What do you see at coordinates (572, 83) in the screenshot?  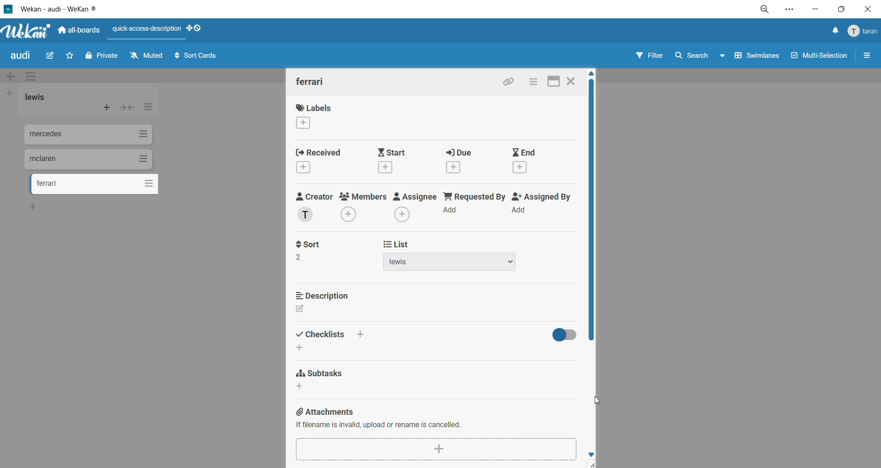 I see `close` at bounding box center [572, 83].